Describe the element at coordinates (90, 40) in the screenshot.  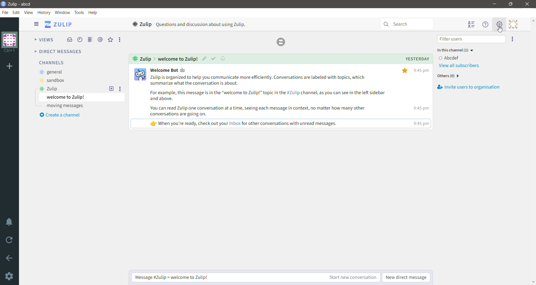
I see `Combined feed` at that location.